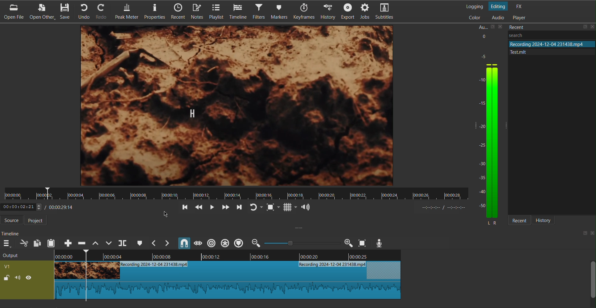  What do you see at coordinates (139, 242) in the screenshot?
I see `Cue` at bounding box center [139, 242].